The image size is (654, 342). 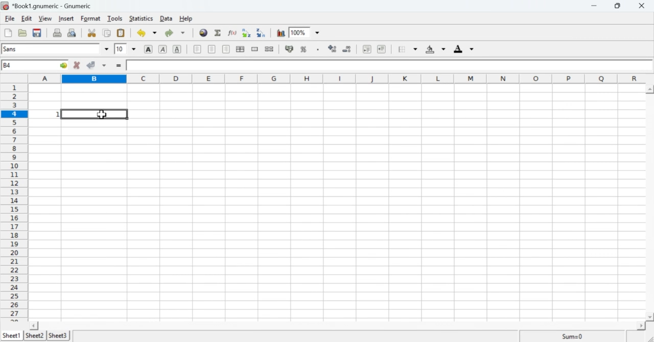 What do you see at coordinates (346, 49) in the screenshot?
I see `Sort by descending` at bounding box center [346, 49].